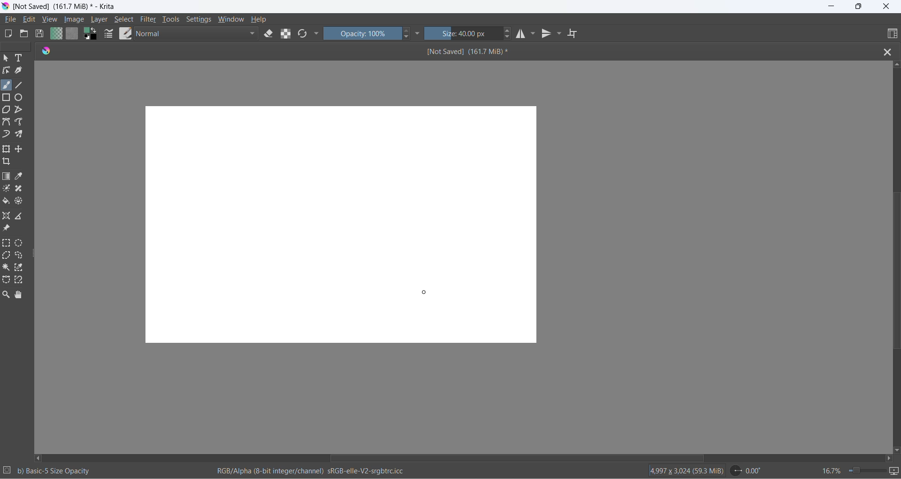  What do you see at coordinates (9, 34) in the screenshot?
I see `new document` at bounding box center [9, 34].